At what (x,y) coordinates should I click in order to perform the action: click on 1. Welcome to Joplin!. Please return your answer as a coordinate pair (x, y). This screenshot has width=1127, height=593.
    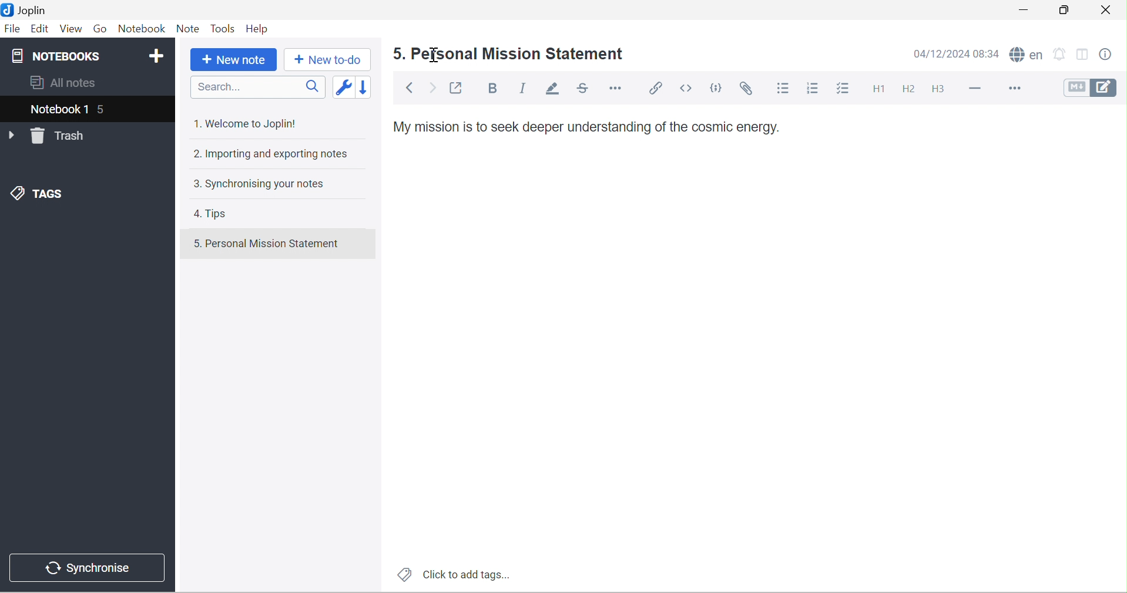
    Looking at the image, I should click on (250, 123).